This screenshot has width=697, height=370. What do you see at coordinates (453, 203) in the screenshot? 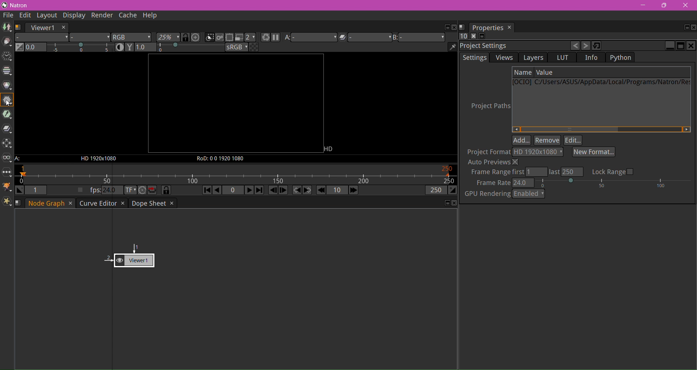
I see `Close pane` at bounding box center [453, 203].